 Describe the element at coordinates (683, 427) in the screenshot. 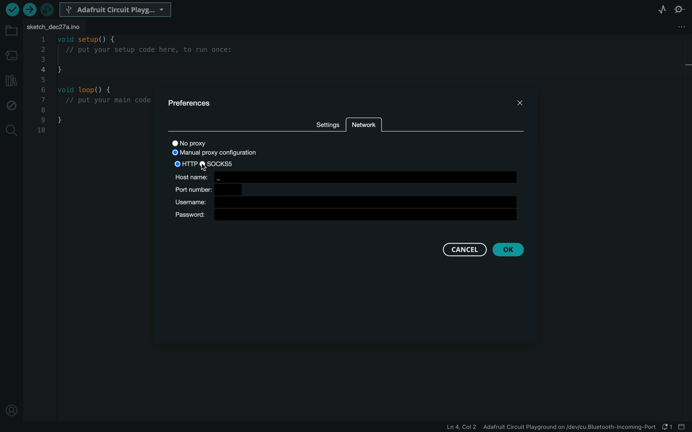

I see `close slide bar` at that location.